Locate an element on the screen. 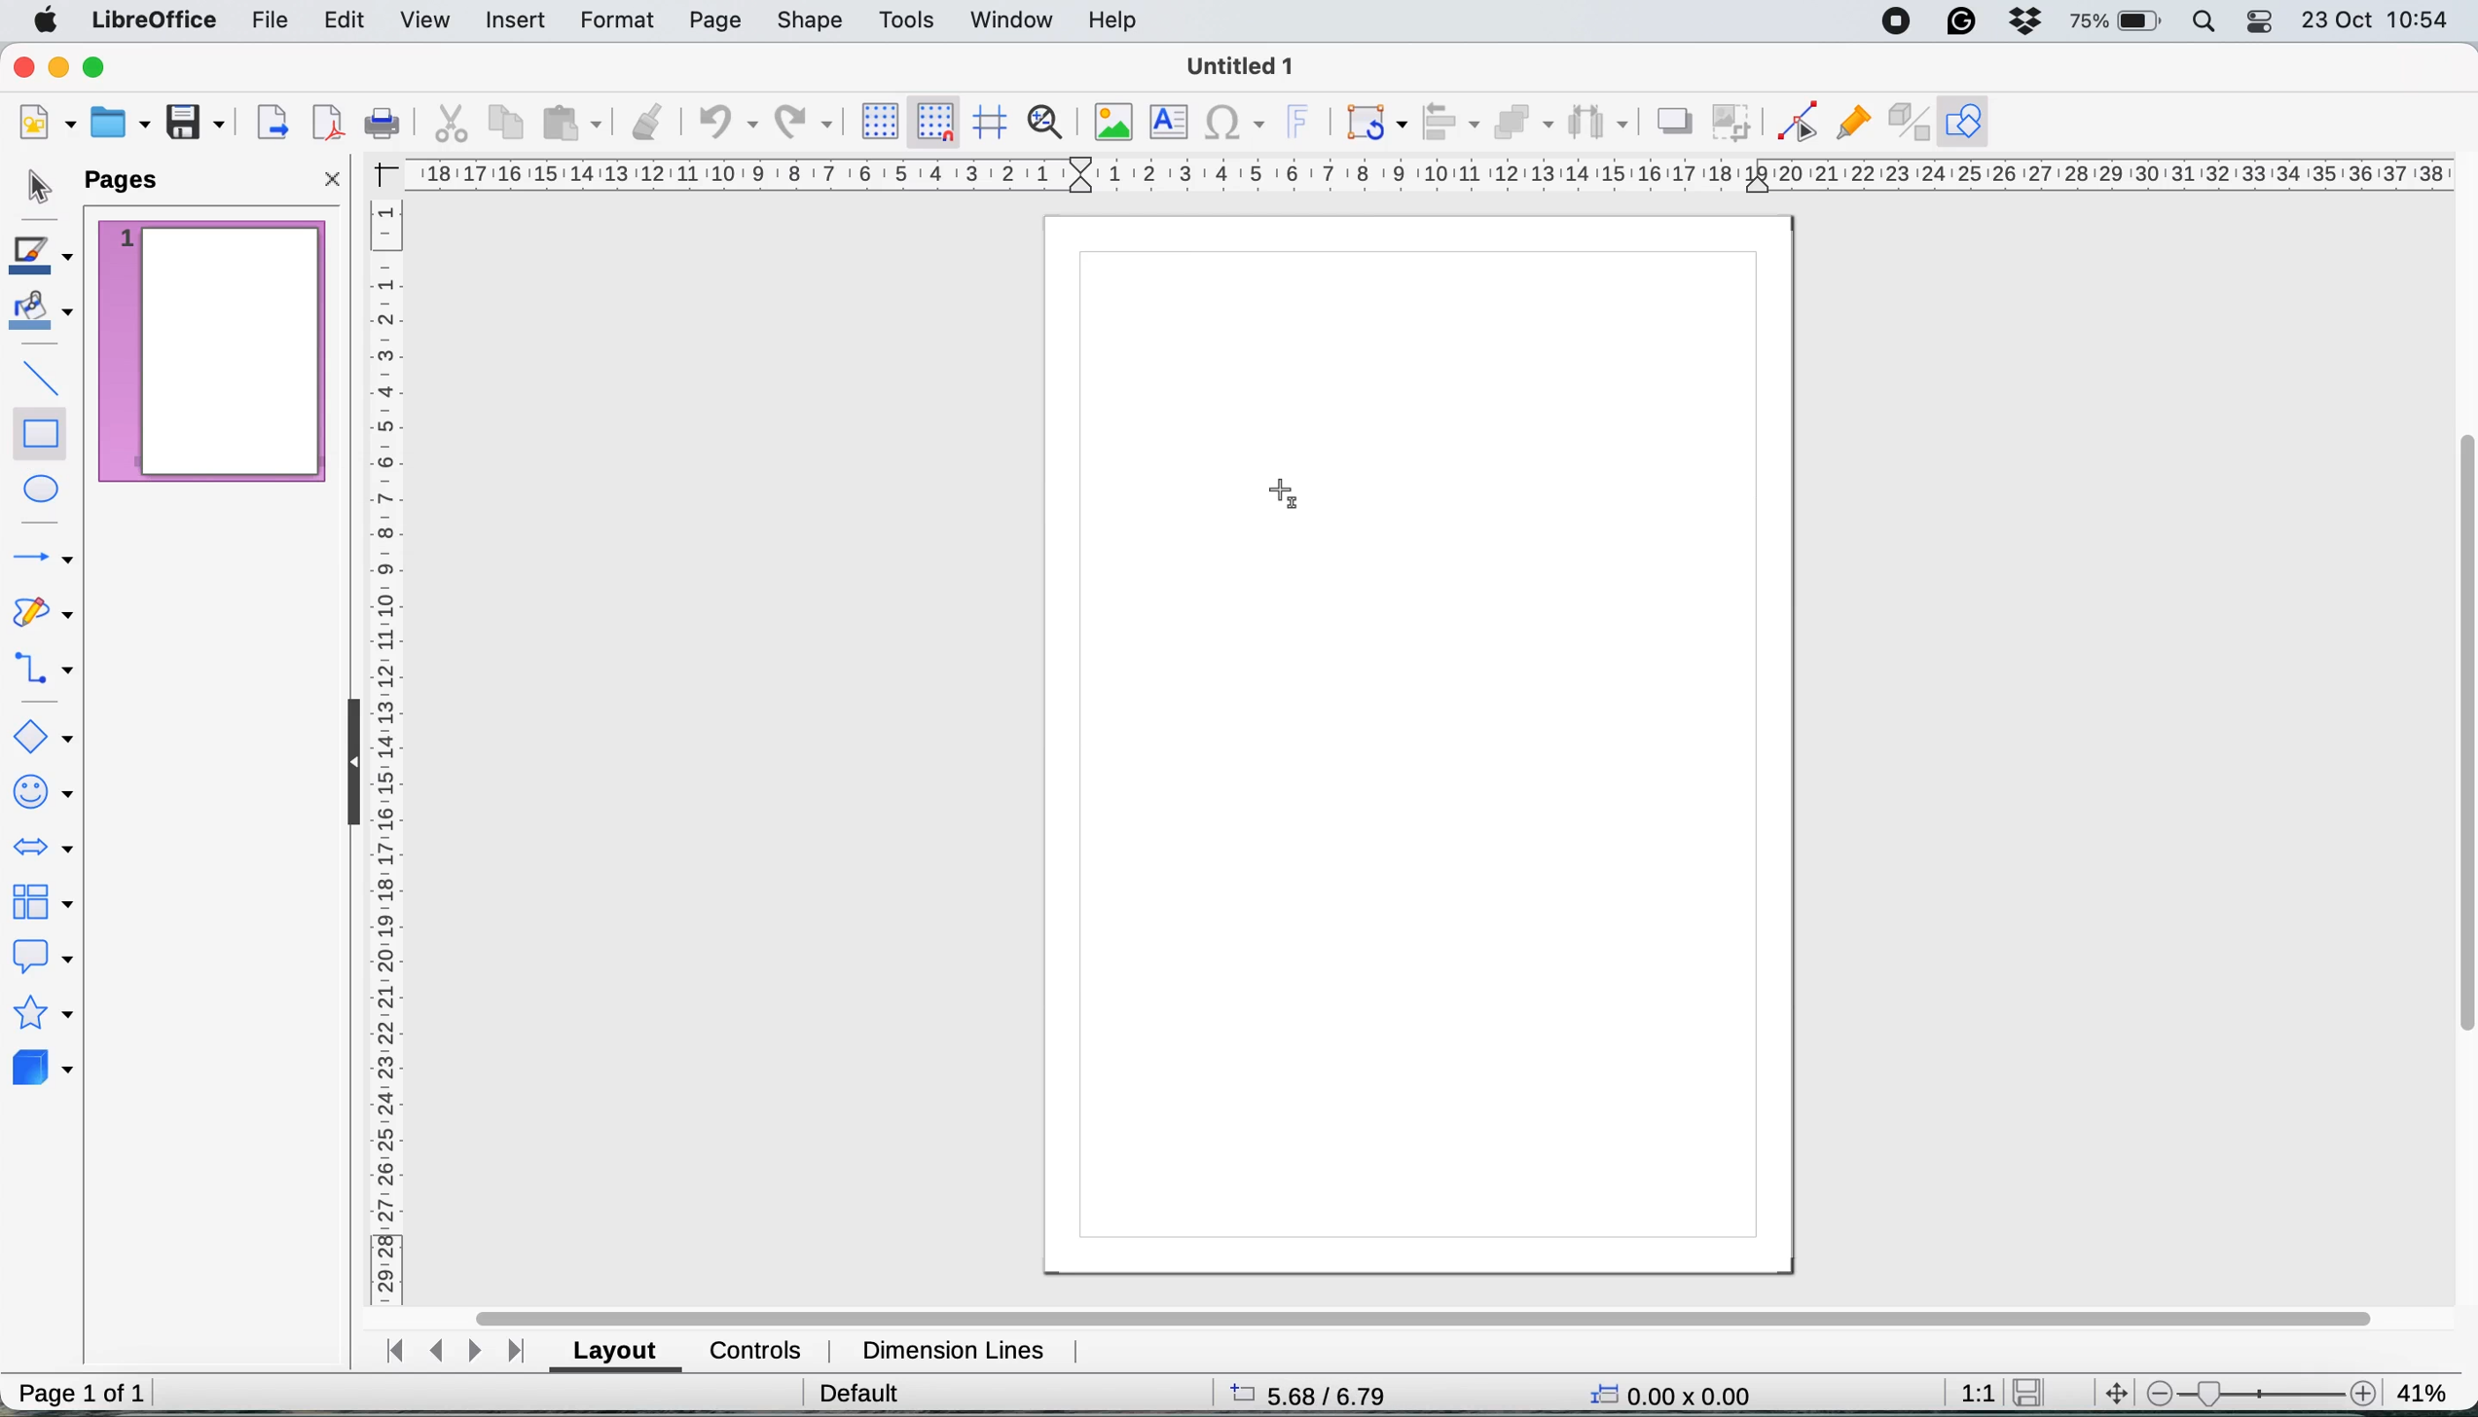  snap to grid is located at coordinates (934, 121).